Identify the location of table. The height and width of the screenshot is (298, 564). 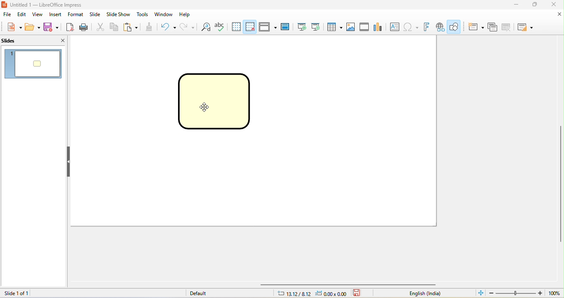
(334, 27).